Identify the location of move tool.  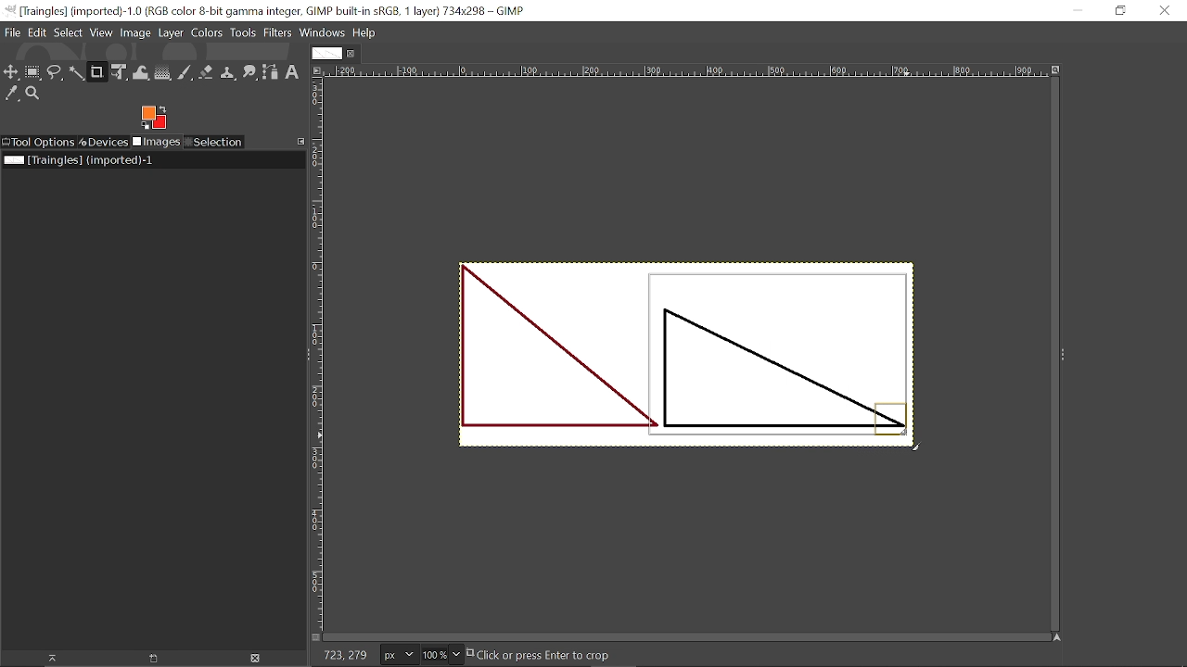
(12, 72).